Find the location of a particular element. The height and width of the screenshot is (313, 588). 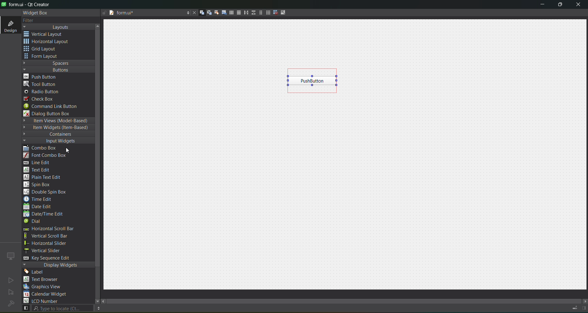

calendar is located at coordinates (46, 295).